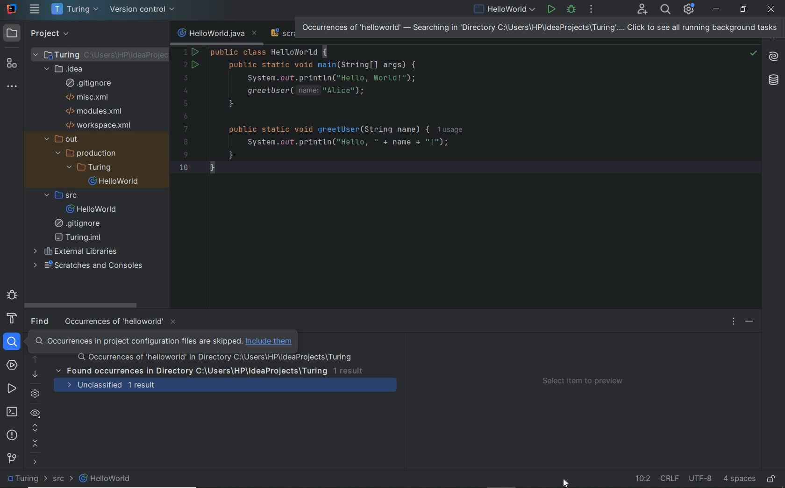 Image resolution: width=785 pixels, height=488 pixels. What do you see at coordinates (90, 97) in the screenshot?
I see `misc.xml` at bounding box center [90, 97].